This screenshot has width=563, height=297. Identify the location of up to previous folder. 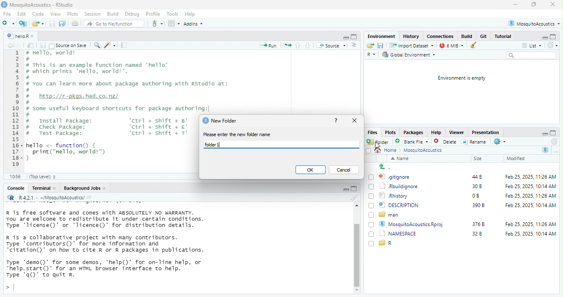
(387, 167).